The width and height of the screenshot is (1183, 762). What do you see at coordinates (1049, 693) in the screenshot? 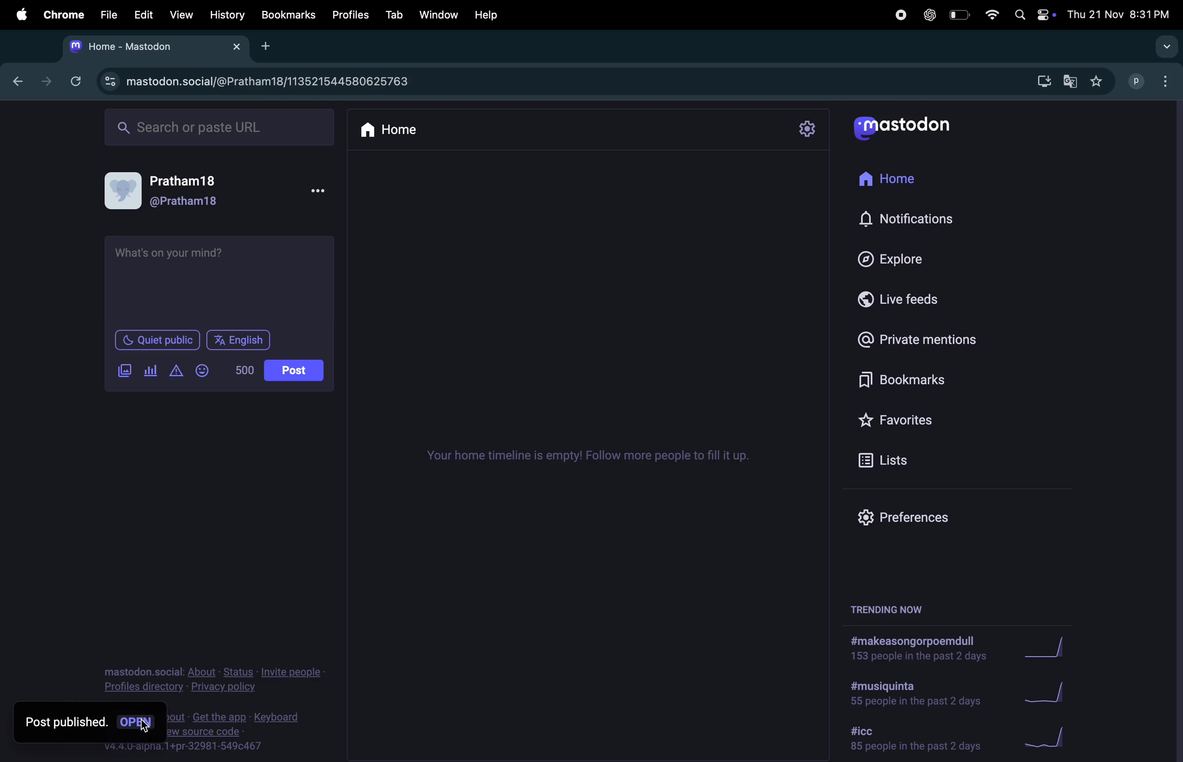
I see `graph` at bounding box center [1049, 693].